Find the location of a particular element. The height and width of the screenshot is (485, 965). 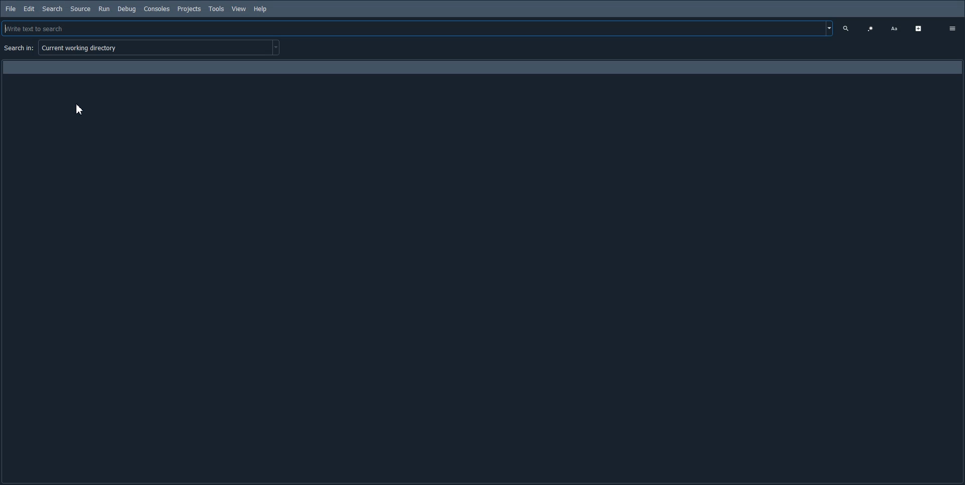

Debug is located at coordinates (127, 9).